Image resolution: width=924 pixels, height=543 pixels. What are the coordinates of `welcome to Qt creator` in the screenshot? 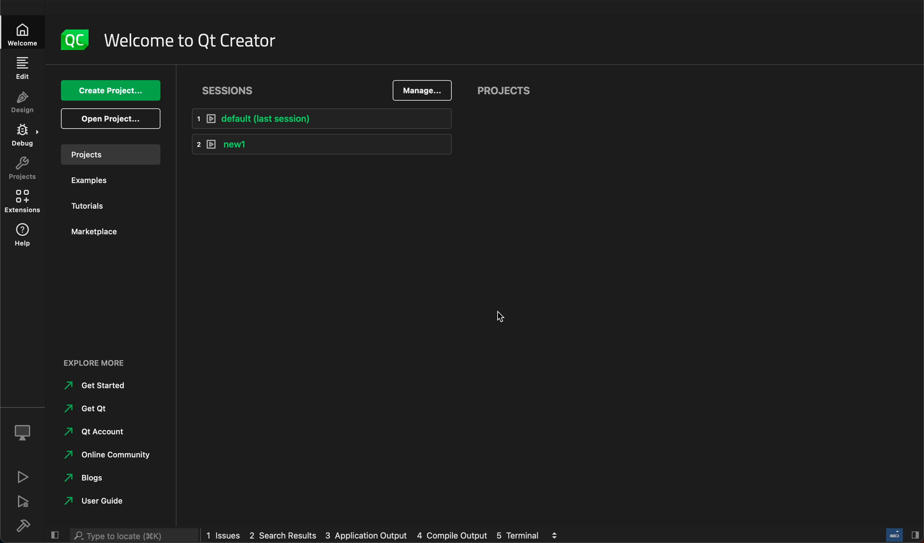 It's located at (188, 39).